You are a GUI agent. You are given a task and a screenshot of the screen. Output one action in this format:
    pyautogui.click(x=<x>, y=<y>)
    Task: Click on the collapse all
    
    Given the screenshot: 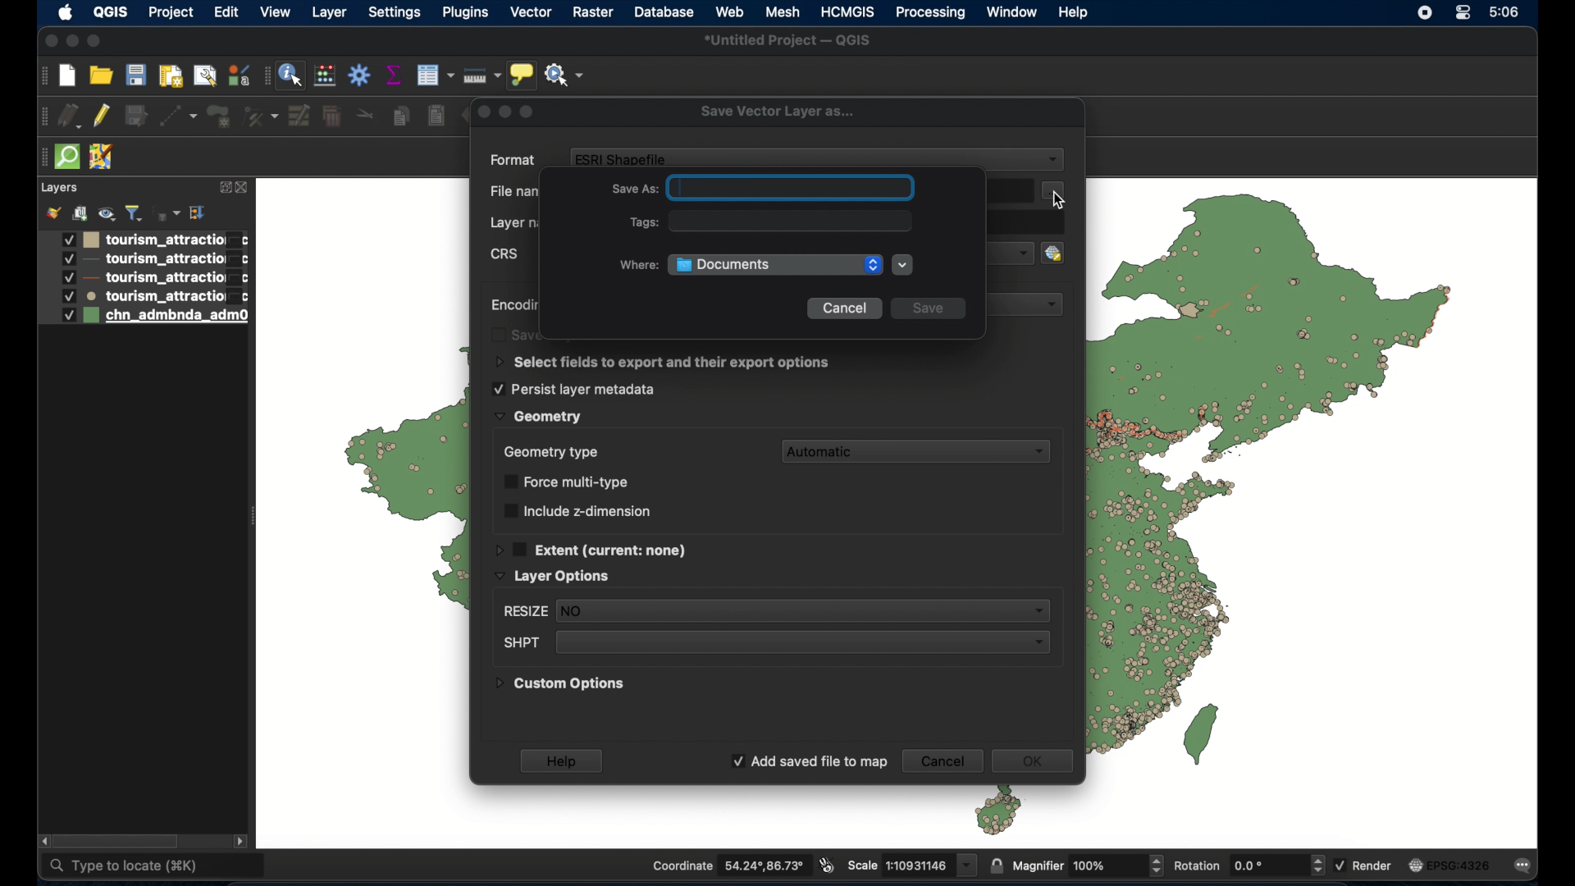 What is the action you would take?
    pyautogui.click(x=197, y=212)
    